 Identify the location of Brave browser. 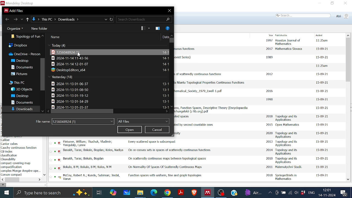
(195, 193).